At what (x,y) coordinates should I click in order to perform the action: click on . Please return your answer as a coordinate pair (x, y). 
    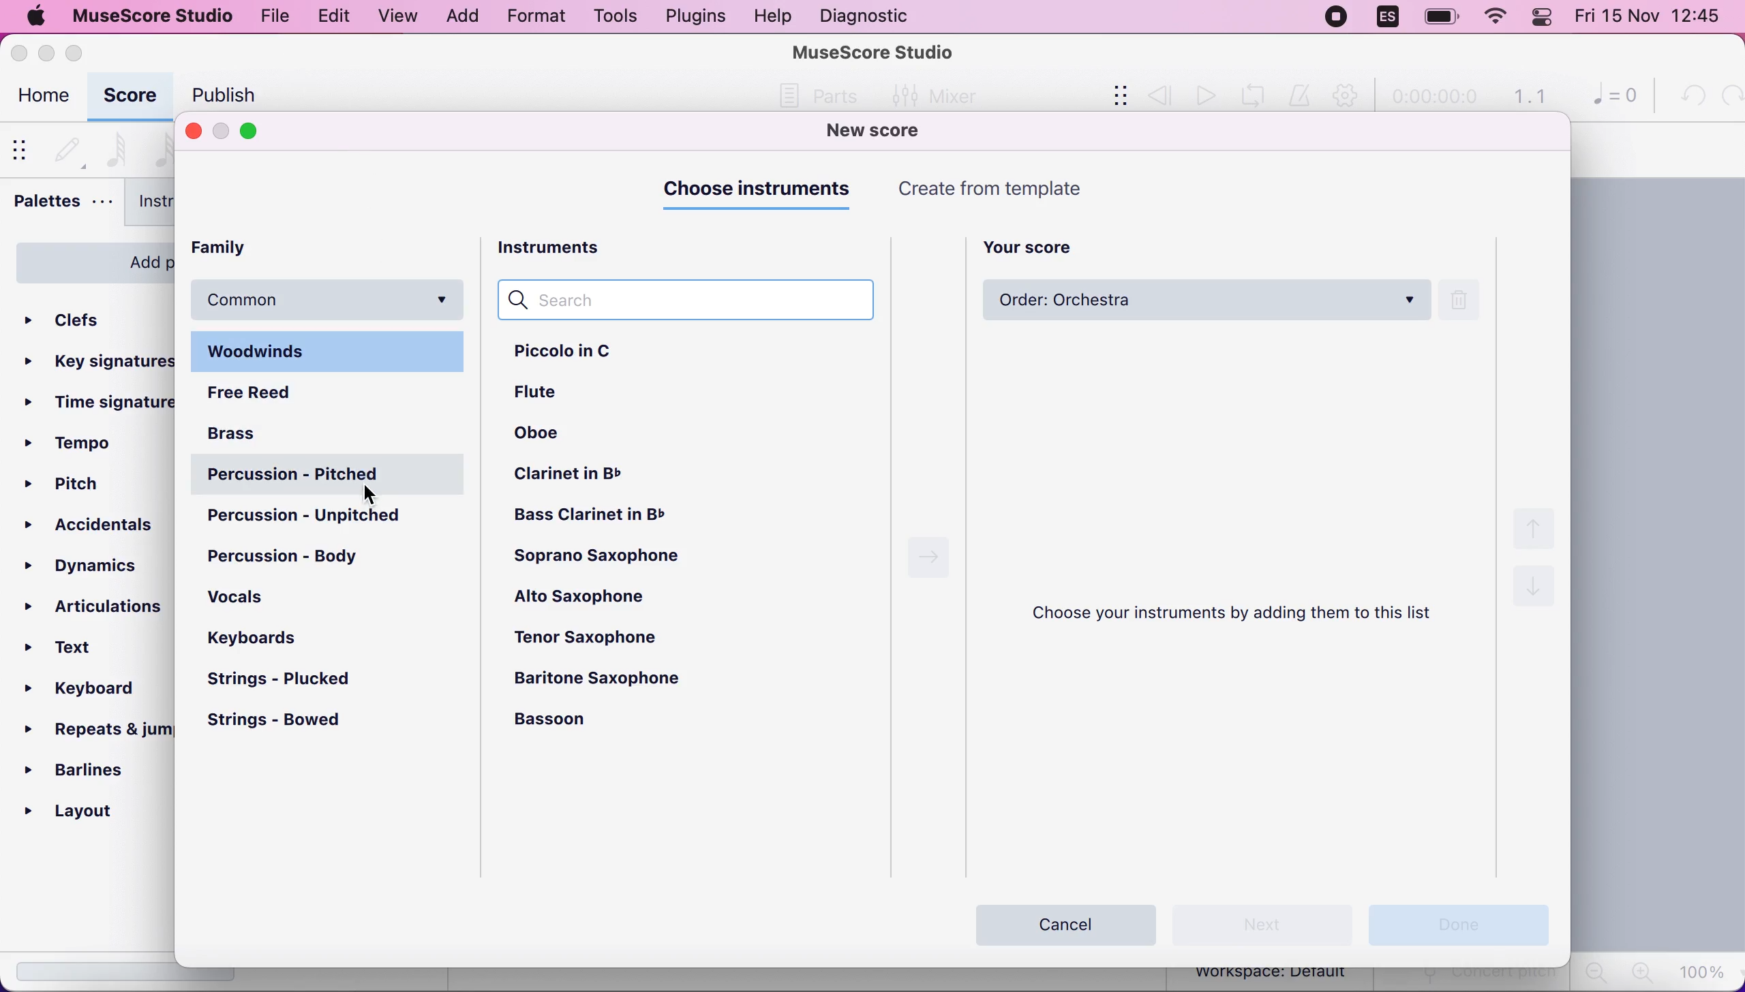
    Looking at the image, I should click on (826, 96).